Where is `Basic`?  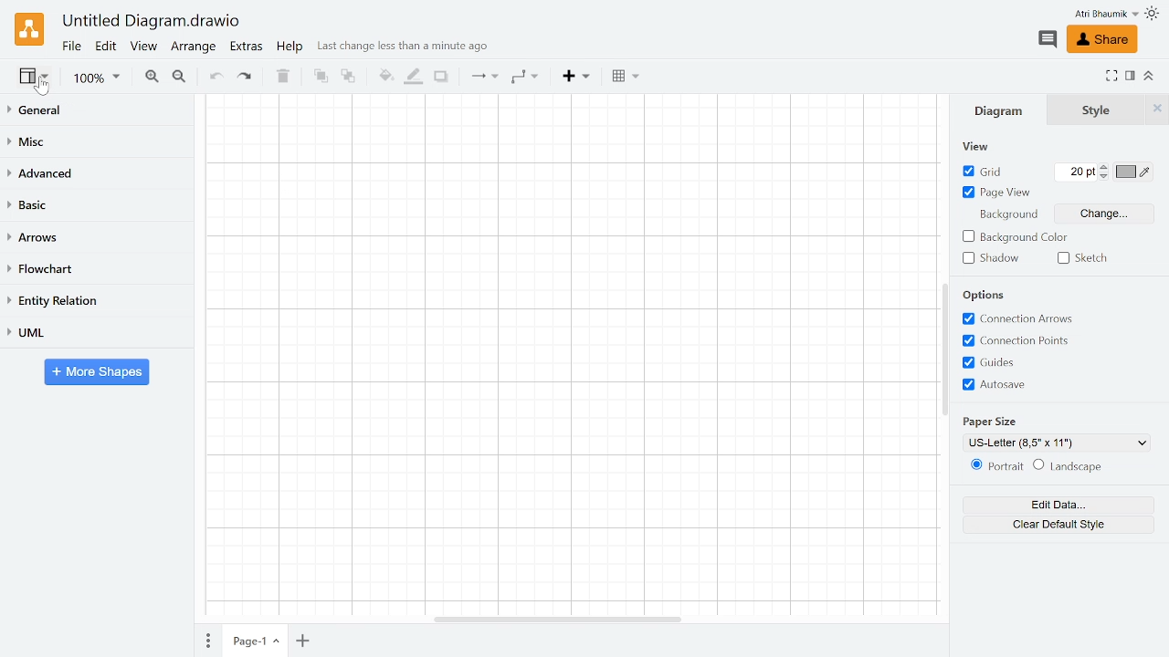 Basic is located at coordinates (94, 205).